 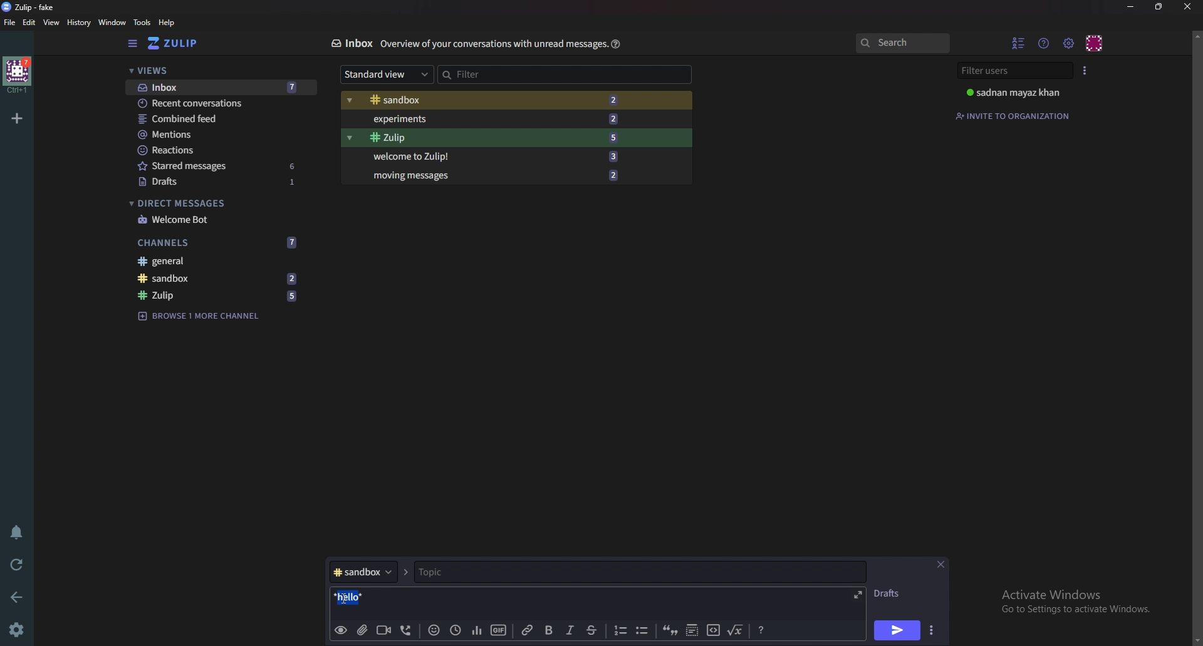 I want to click on settings, so click(x=18, y=630).